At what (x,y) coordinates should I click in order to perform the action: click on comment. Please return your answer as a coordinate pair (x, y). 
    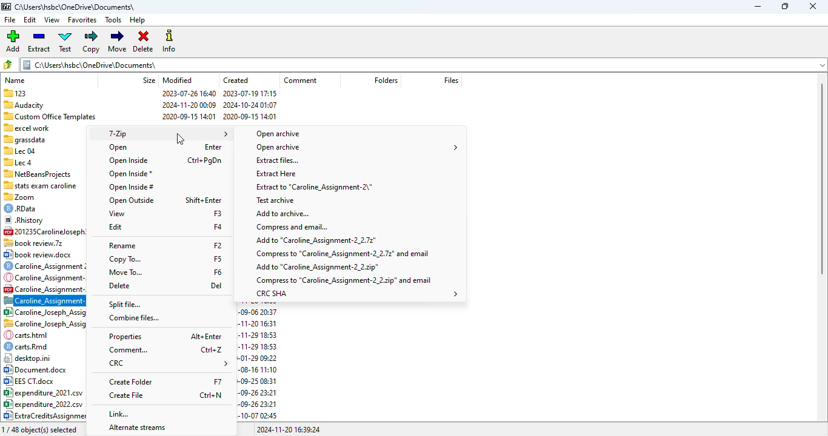
    Looking at the image, I should click on (129, 350).